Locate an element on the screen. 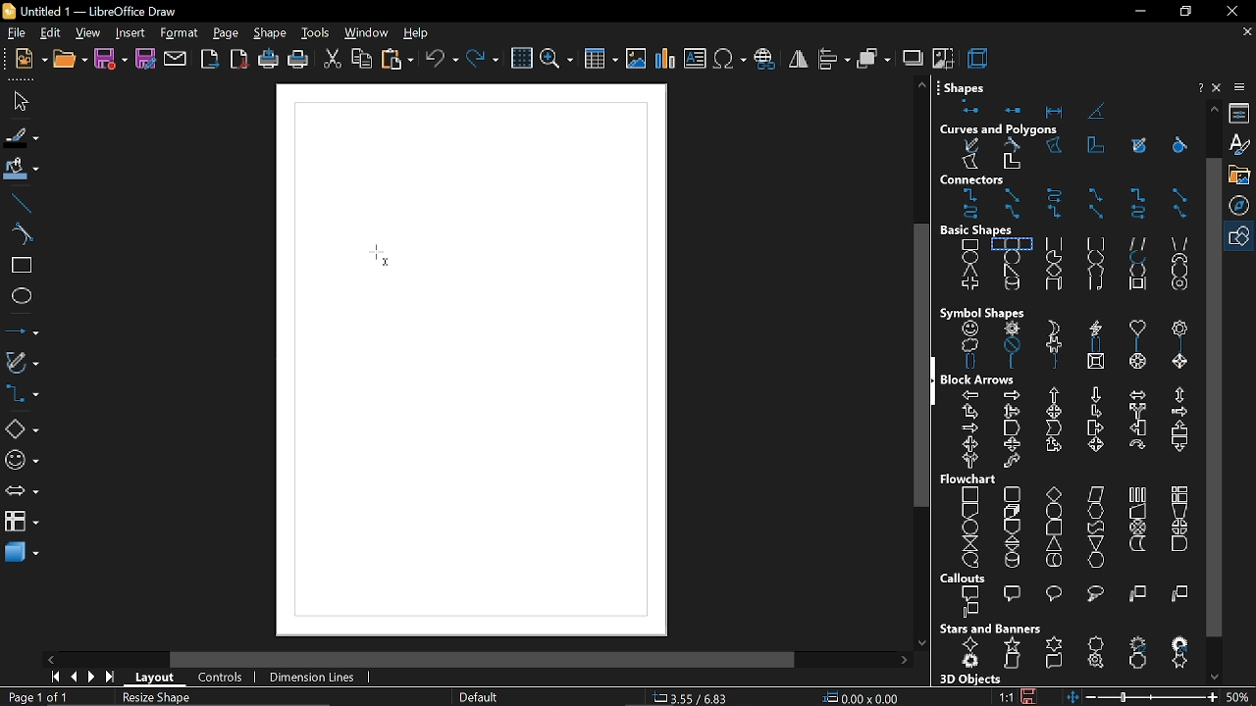 Image resolution: width=1256 pixels, height=706 pixels. styles is located at coordinates (1241, 145).